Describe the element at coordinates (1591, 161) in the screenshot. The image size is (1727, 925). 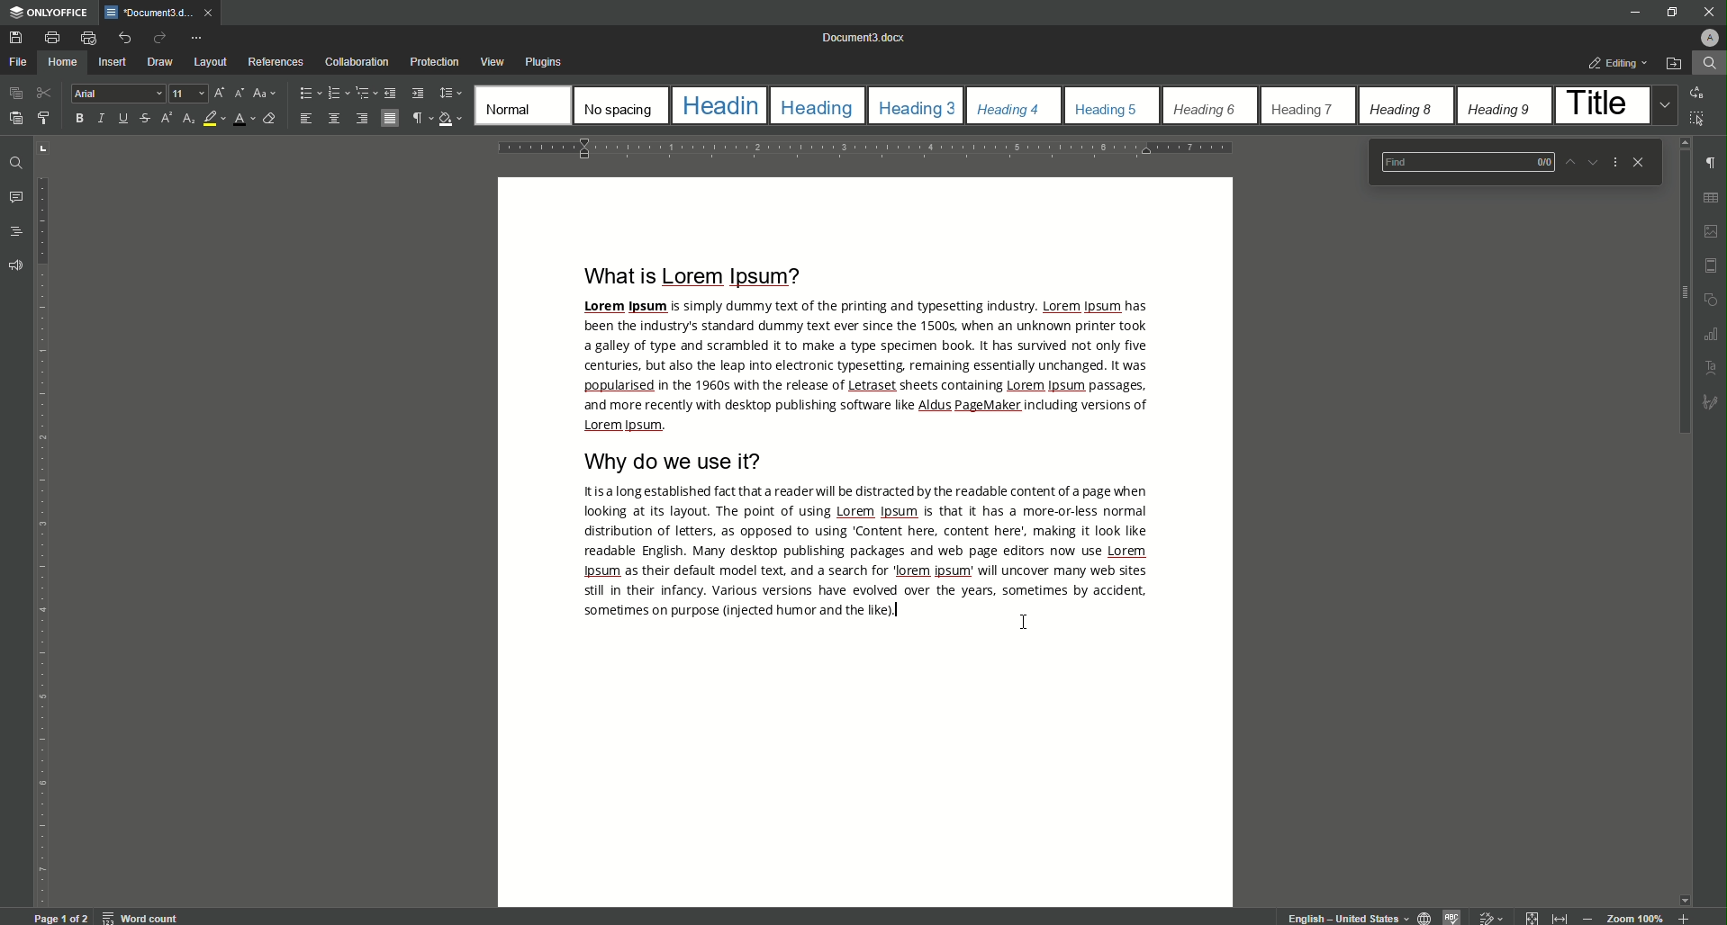
I see `Down` at that location.